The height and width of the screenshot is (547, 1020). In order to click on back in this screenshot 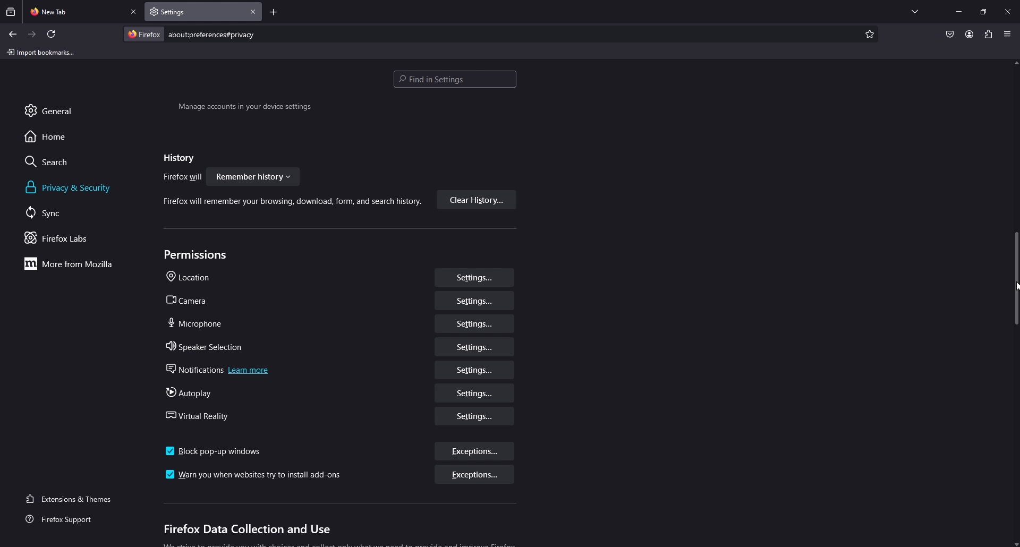, I will do `click(12, 34)`.